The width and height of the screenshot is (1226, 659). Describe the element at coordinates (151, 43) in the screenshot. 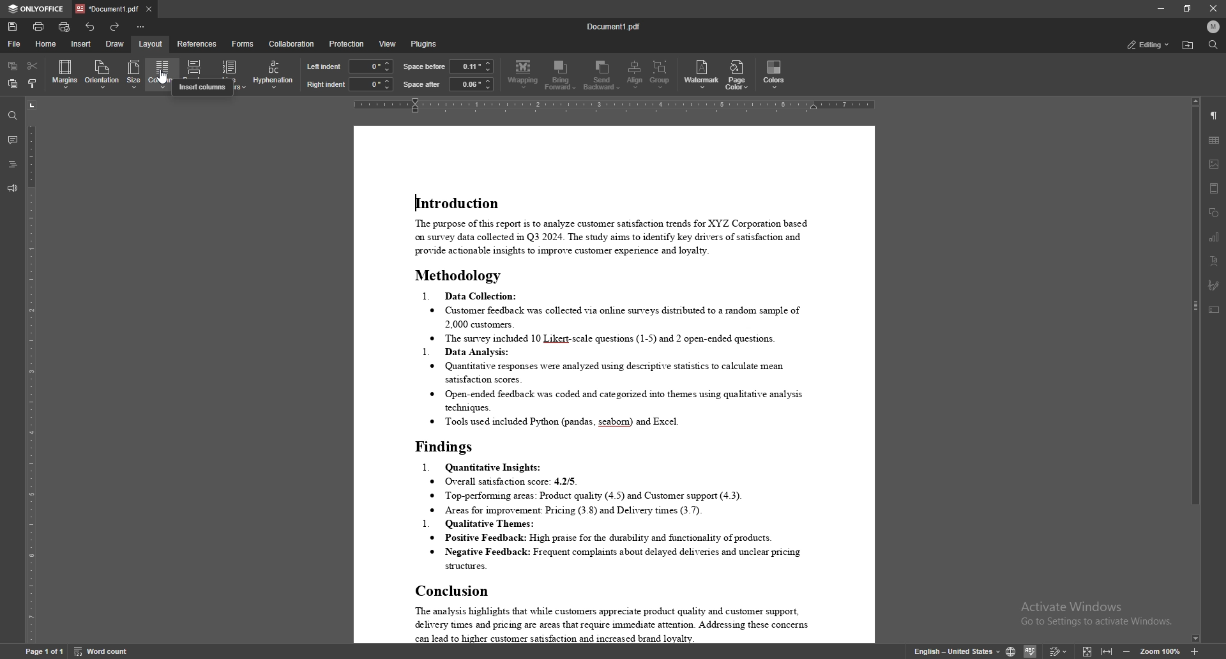

I see `layout` at that location.